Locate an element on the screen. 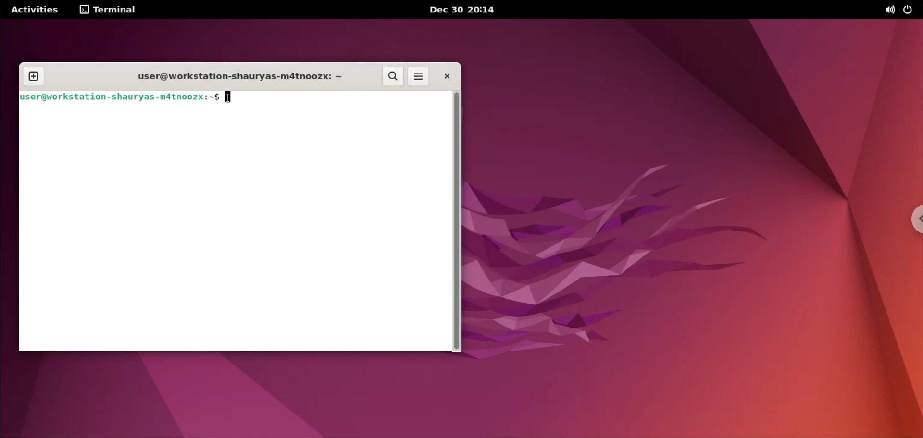 The image size is (923, 438). new tab is located at coordinates (33, 77).